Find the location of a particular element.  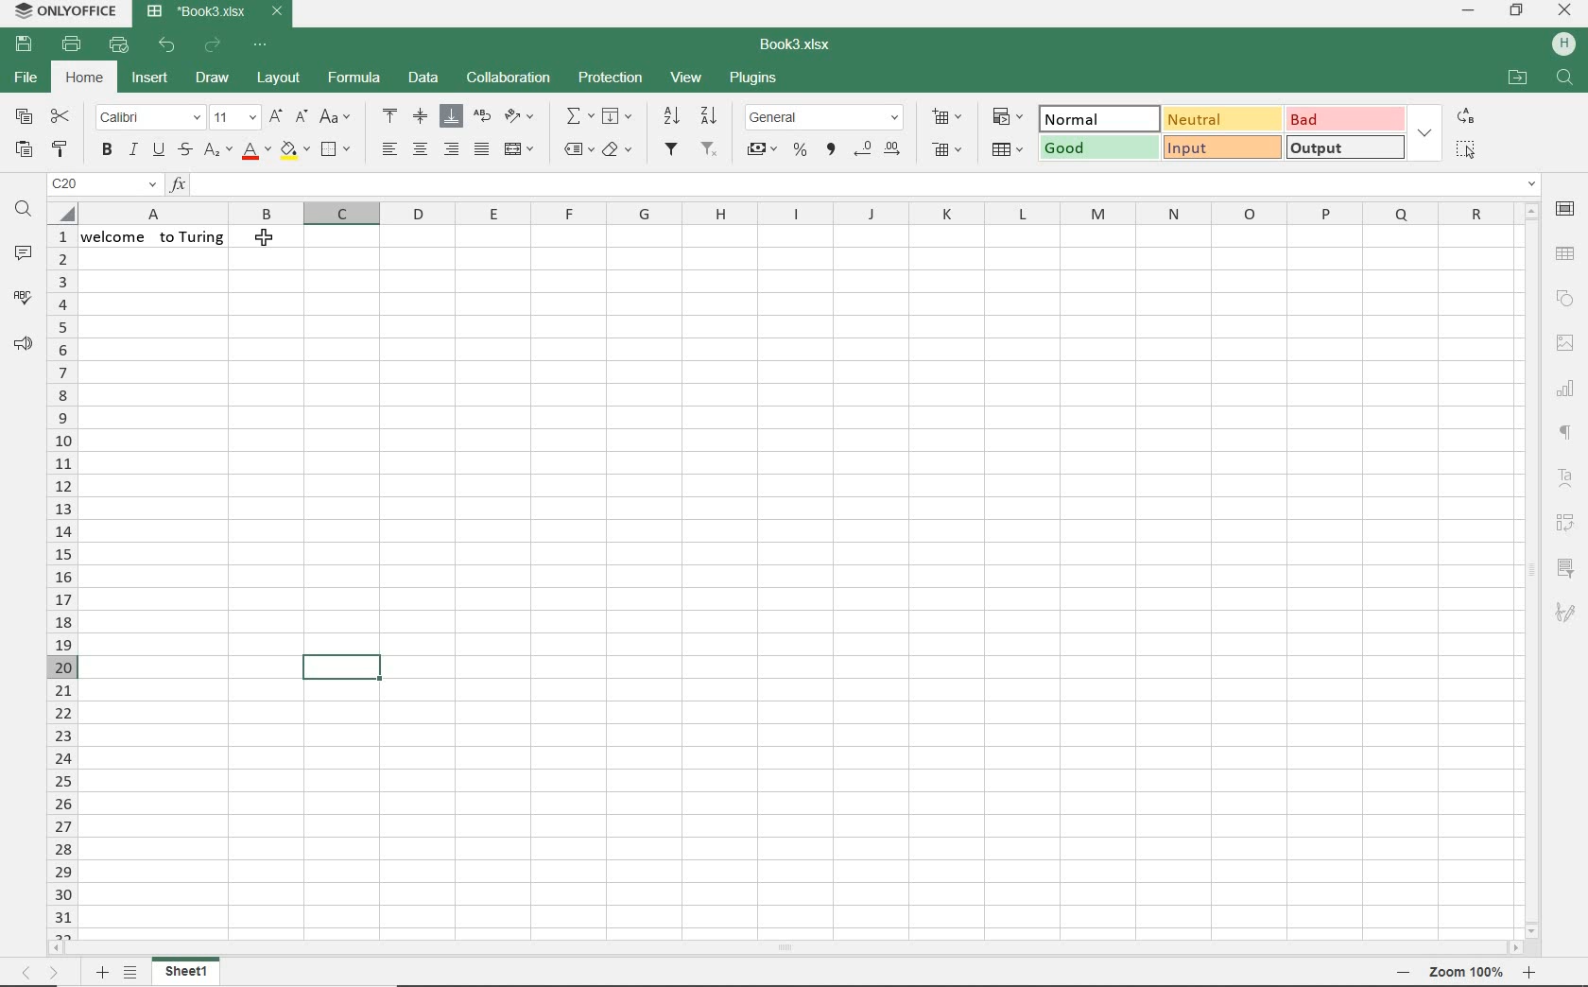

format as table template is located at coordinates (1007, 150).